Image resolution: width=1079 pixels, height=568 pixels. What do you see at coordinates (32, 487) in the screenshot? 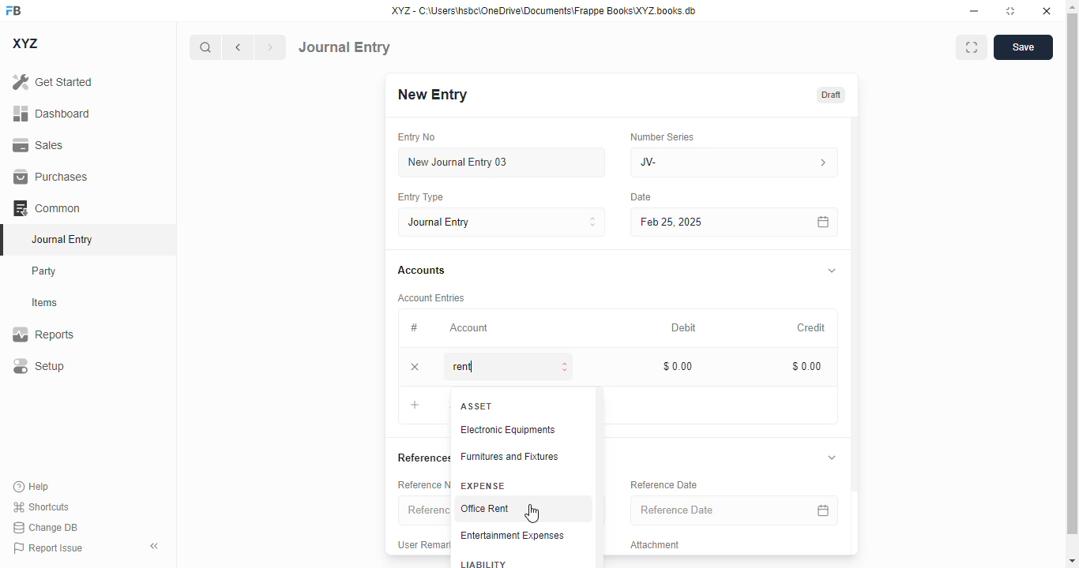
I see `help` at bounding box center [32, 487].